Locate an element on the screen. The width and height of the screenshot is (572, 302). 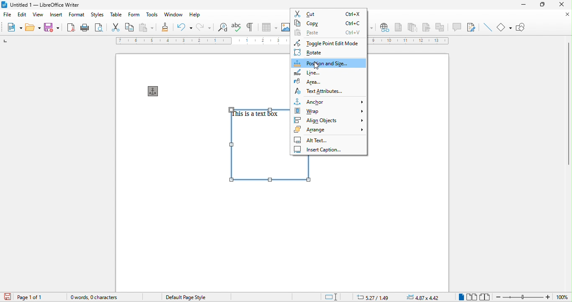
tools is located at coordinates (151, 15).